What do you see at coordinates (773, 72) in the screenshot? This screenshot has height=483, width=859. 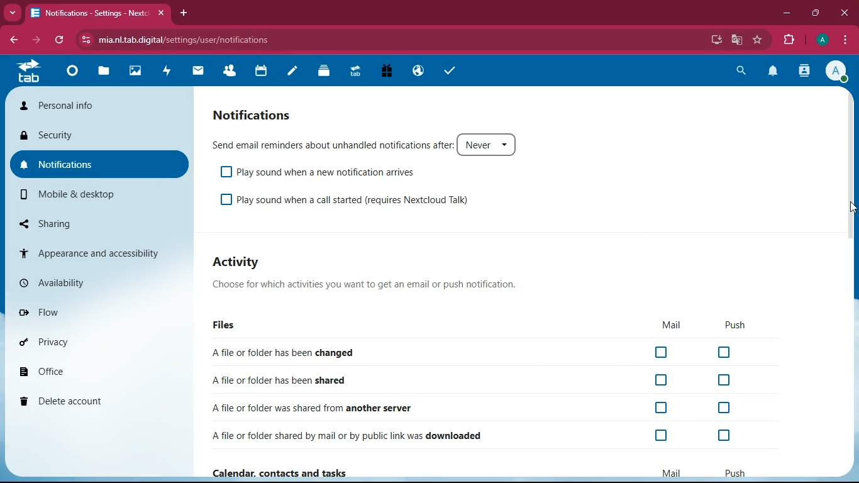 I see `notifications` at bounding box center [773, 72].